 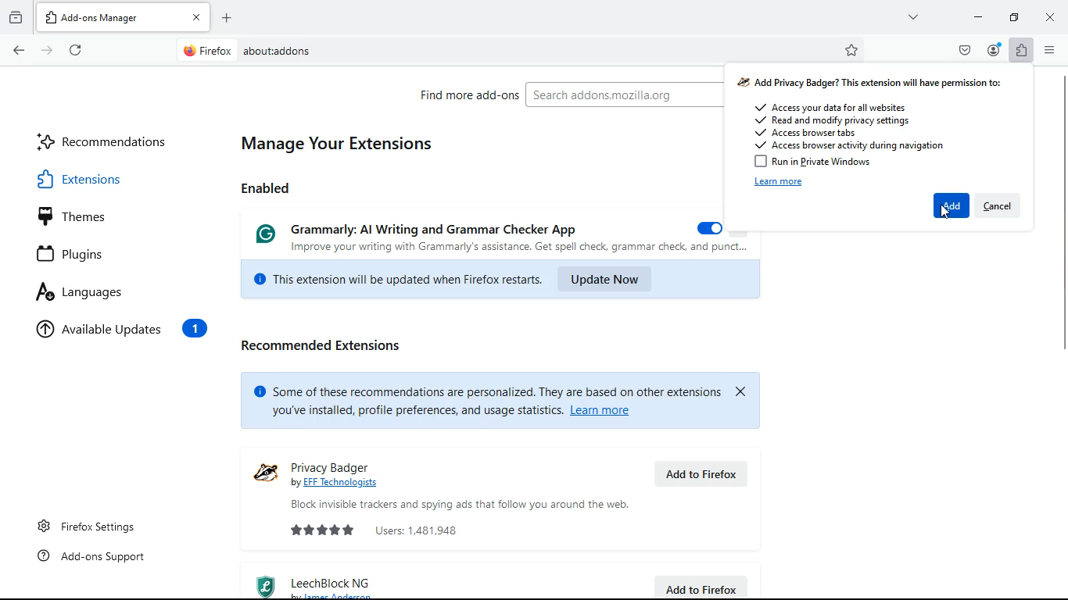 I want to click on manage your extensions, so click(x=335, y=143).